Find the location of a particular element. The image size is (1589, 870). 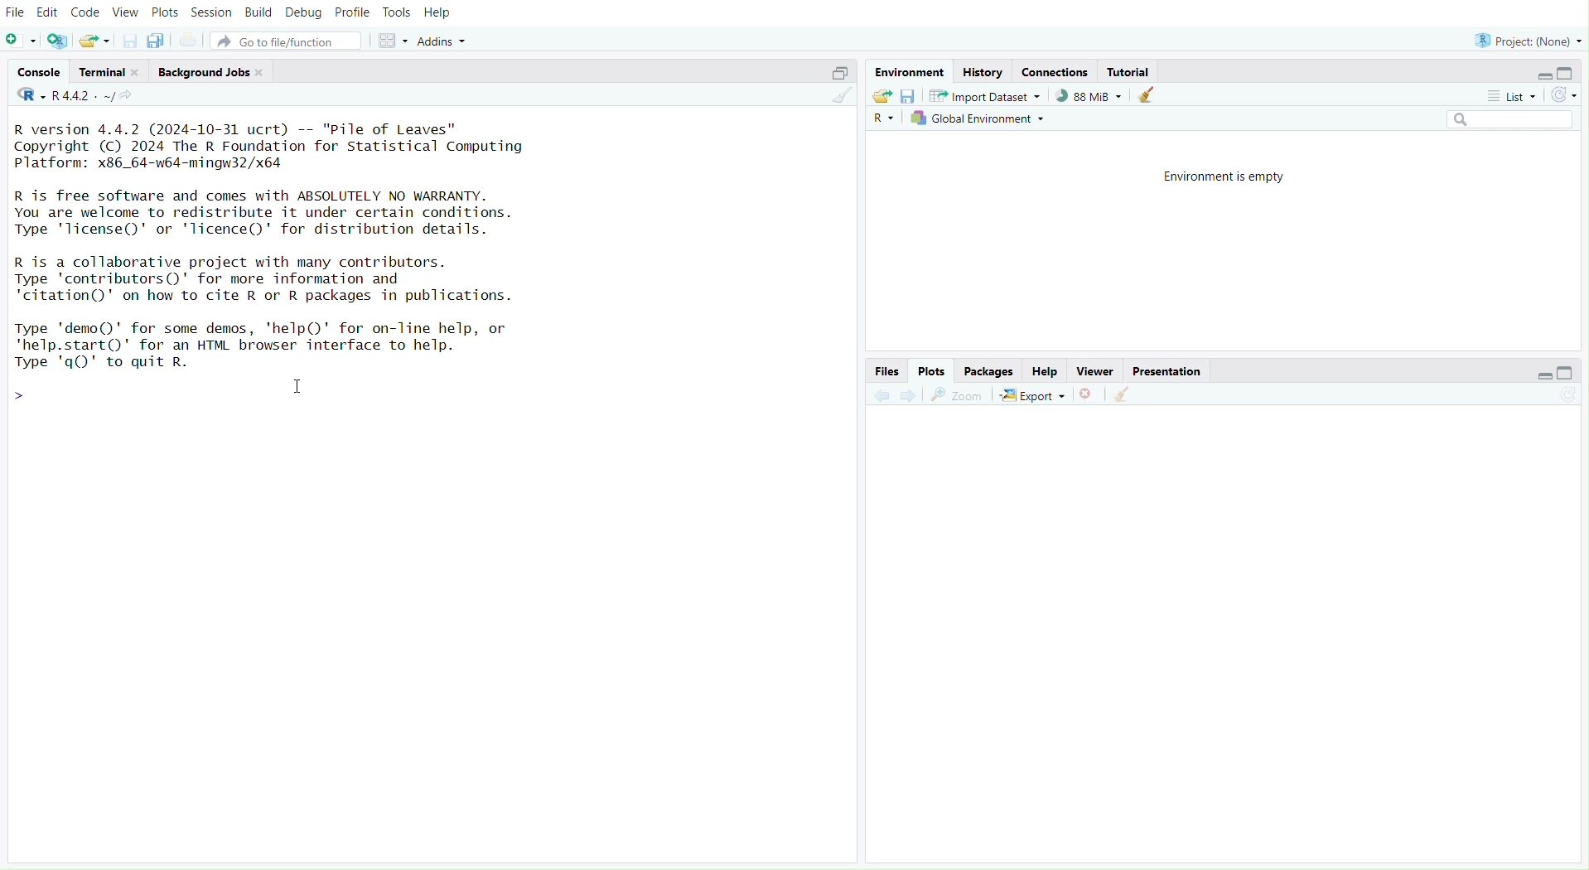

Packages is located at coordinates (988, 372).